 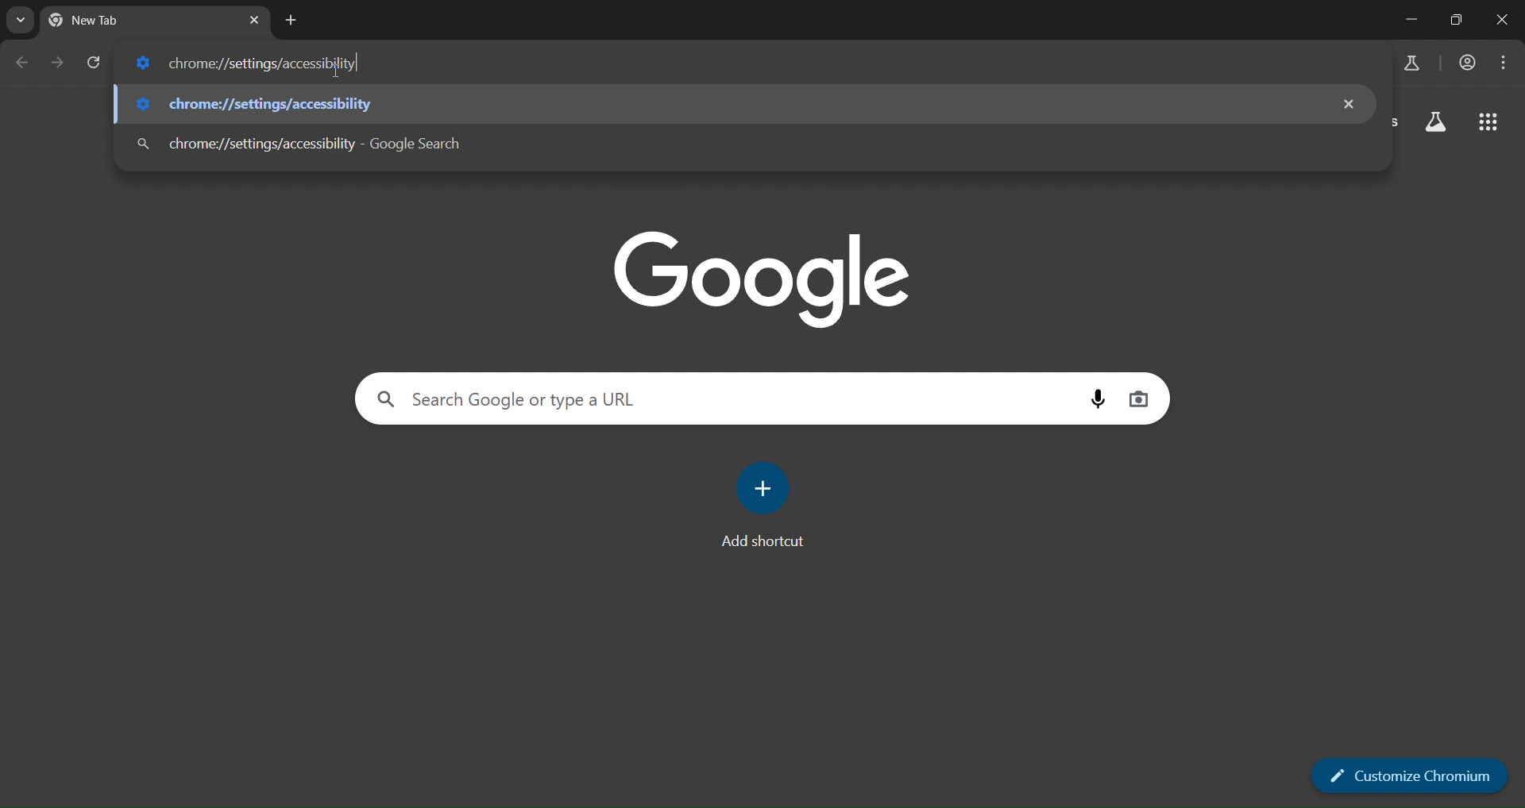 What do you see at coordinates (250, 104) in the screenshot?
I see `chrome://settings/accessibility` at bounding box center [250, 104].